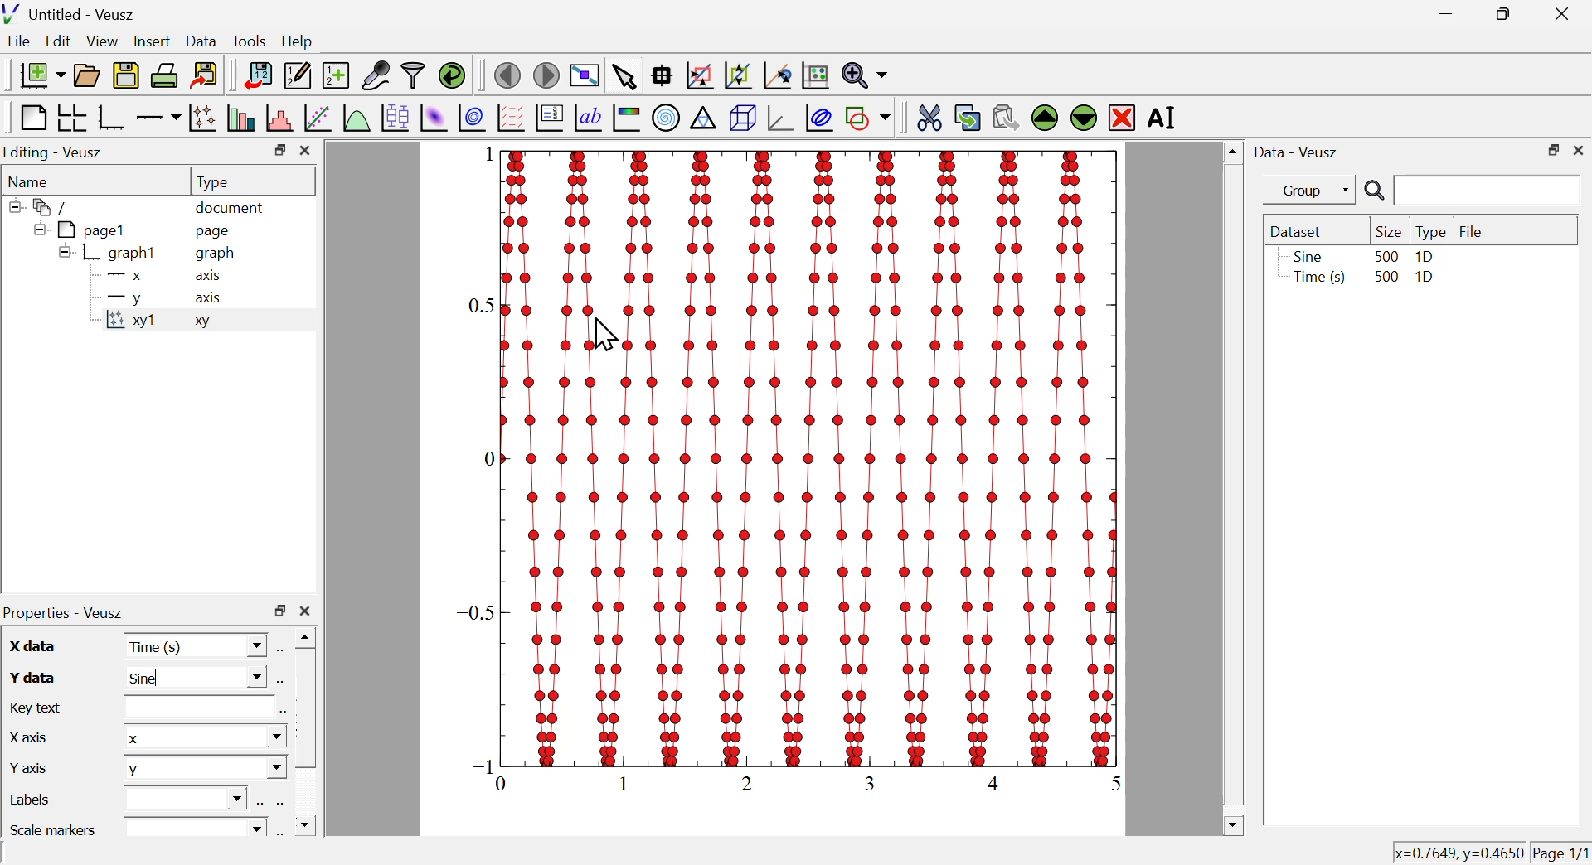 Image resolution: width=1592 pixels, height=865 pixels. I want to click on scrollbar, so click(306, 732).